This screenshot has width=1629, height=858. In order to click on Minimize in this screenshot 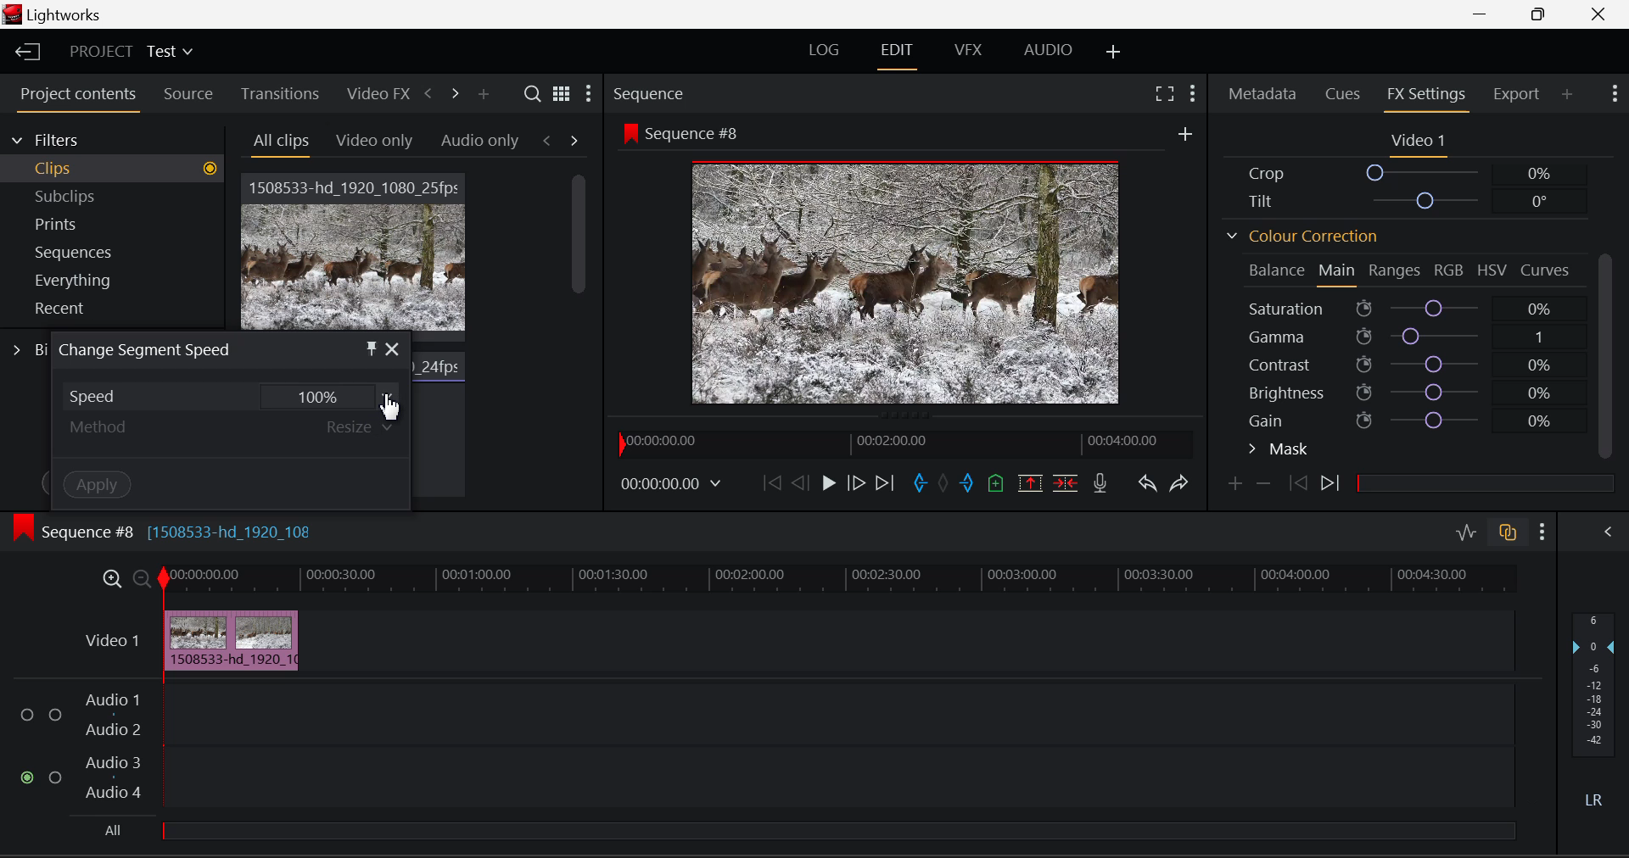, I will do `click(1541, 14)`.